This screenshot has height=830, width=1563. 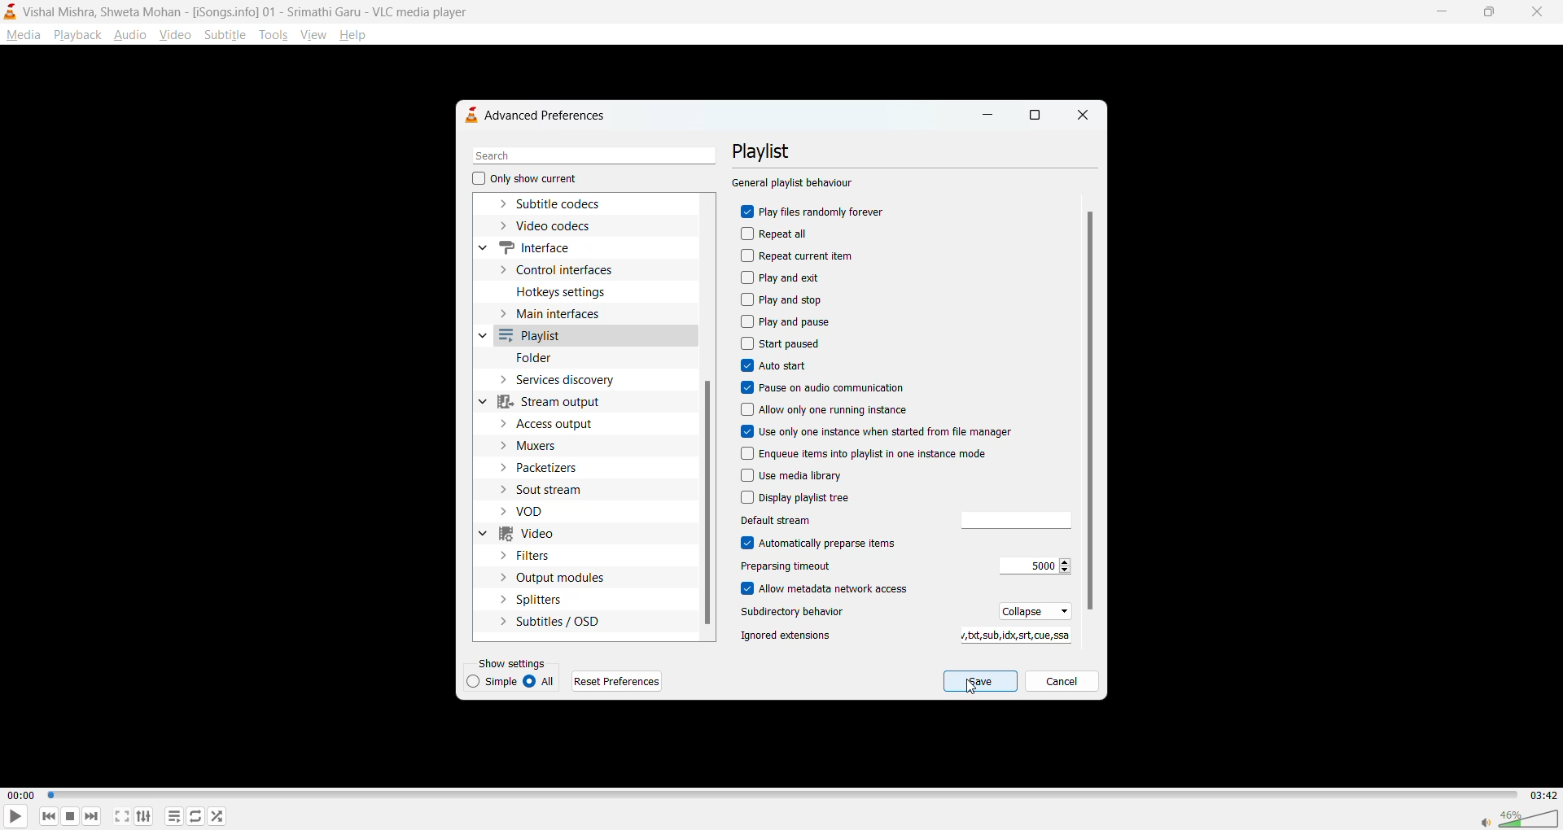 I want to click on output modules, so click(x=554, y=578).